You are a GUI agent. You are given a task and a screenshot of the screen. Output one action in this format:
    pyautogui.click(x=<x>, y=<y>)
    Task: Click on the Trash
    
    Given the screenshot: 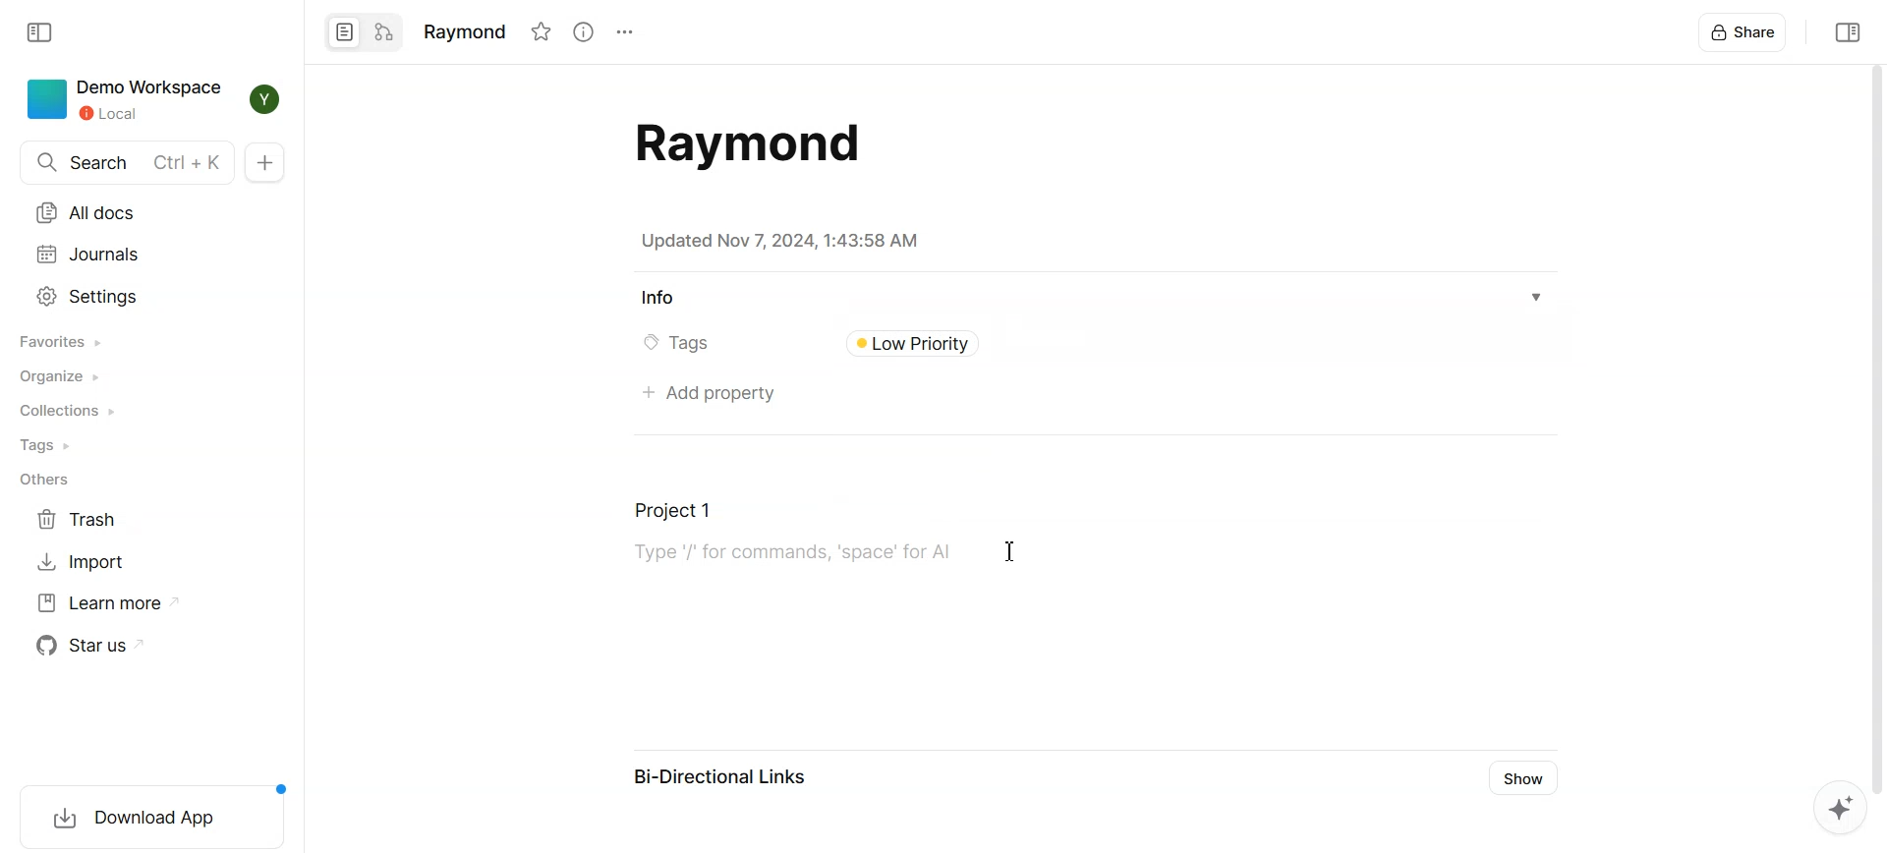 What is the action you would take?
    pyautogui.click(x=82, y=520)
    